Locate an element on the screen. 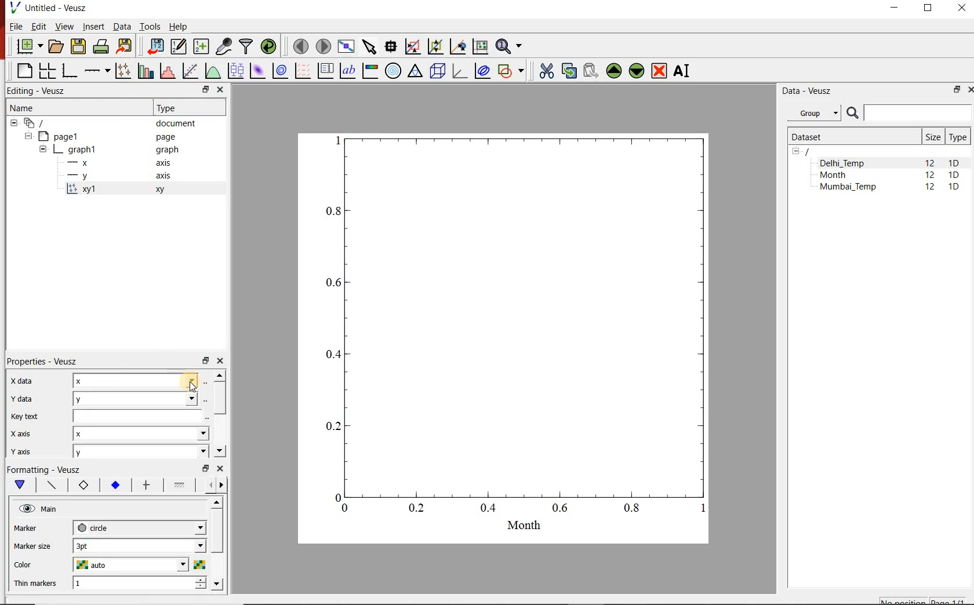 The width and height of the screenshot is (974, 605). circle is located at coordinates (140, 528).